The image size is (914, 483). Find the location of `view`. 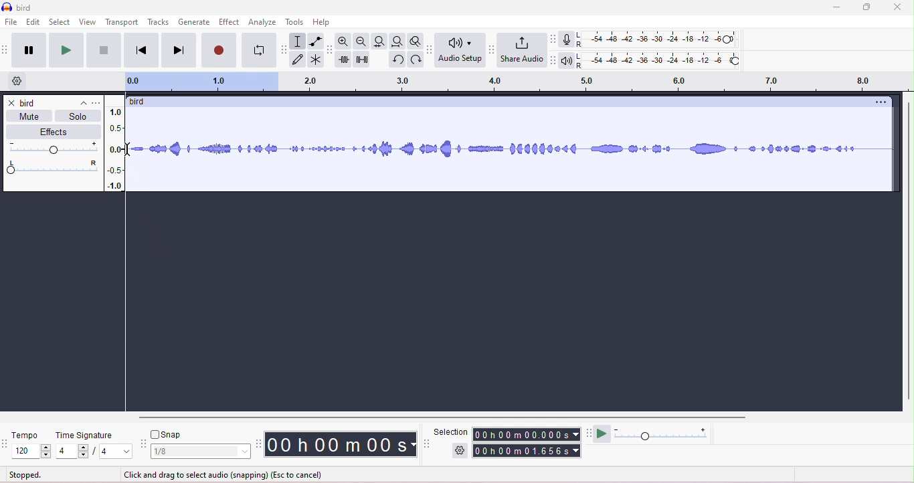

view is located at coordinates (87, 22).